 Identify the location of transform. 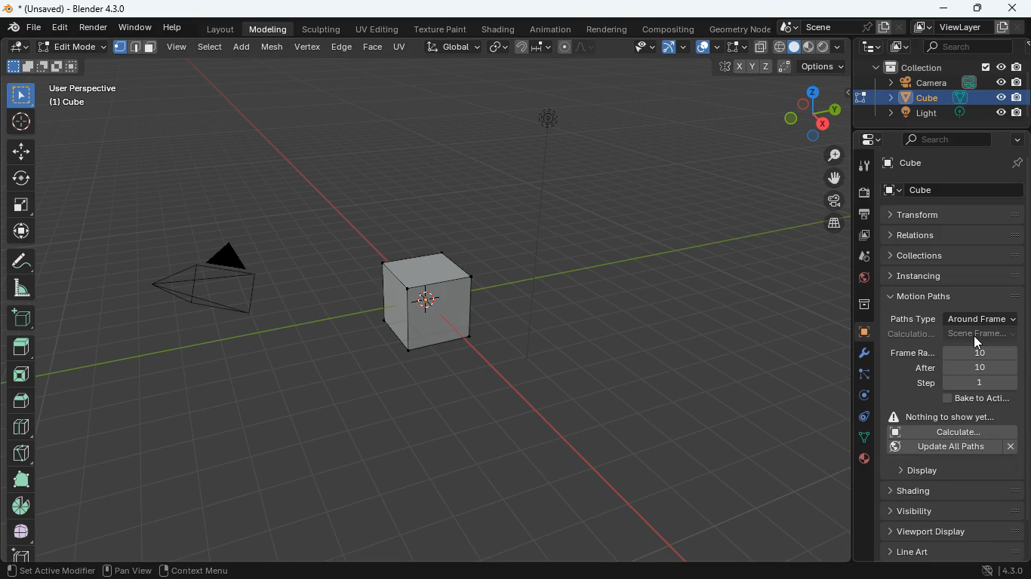
(953, 215).